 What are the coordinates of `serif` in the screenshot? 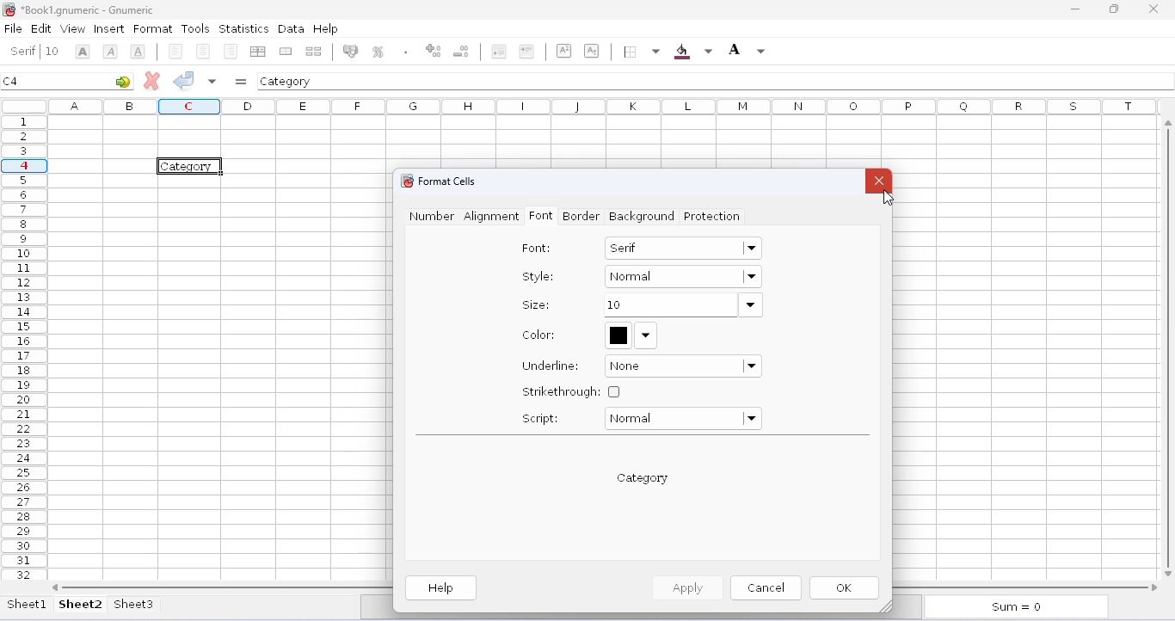 It's located at (684, 247).